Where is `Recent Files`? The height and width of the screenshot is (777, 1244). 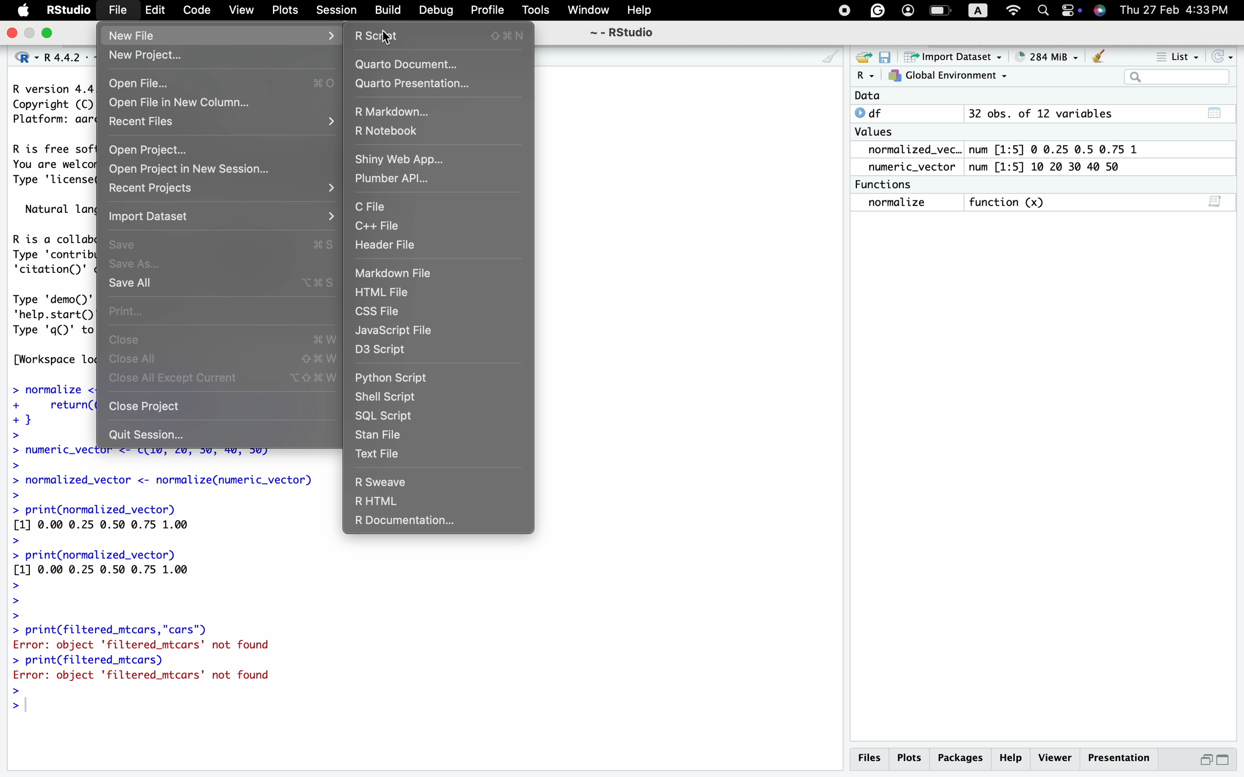 Recent Files is located at coordinates (139, 121).